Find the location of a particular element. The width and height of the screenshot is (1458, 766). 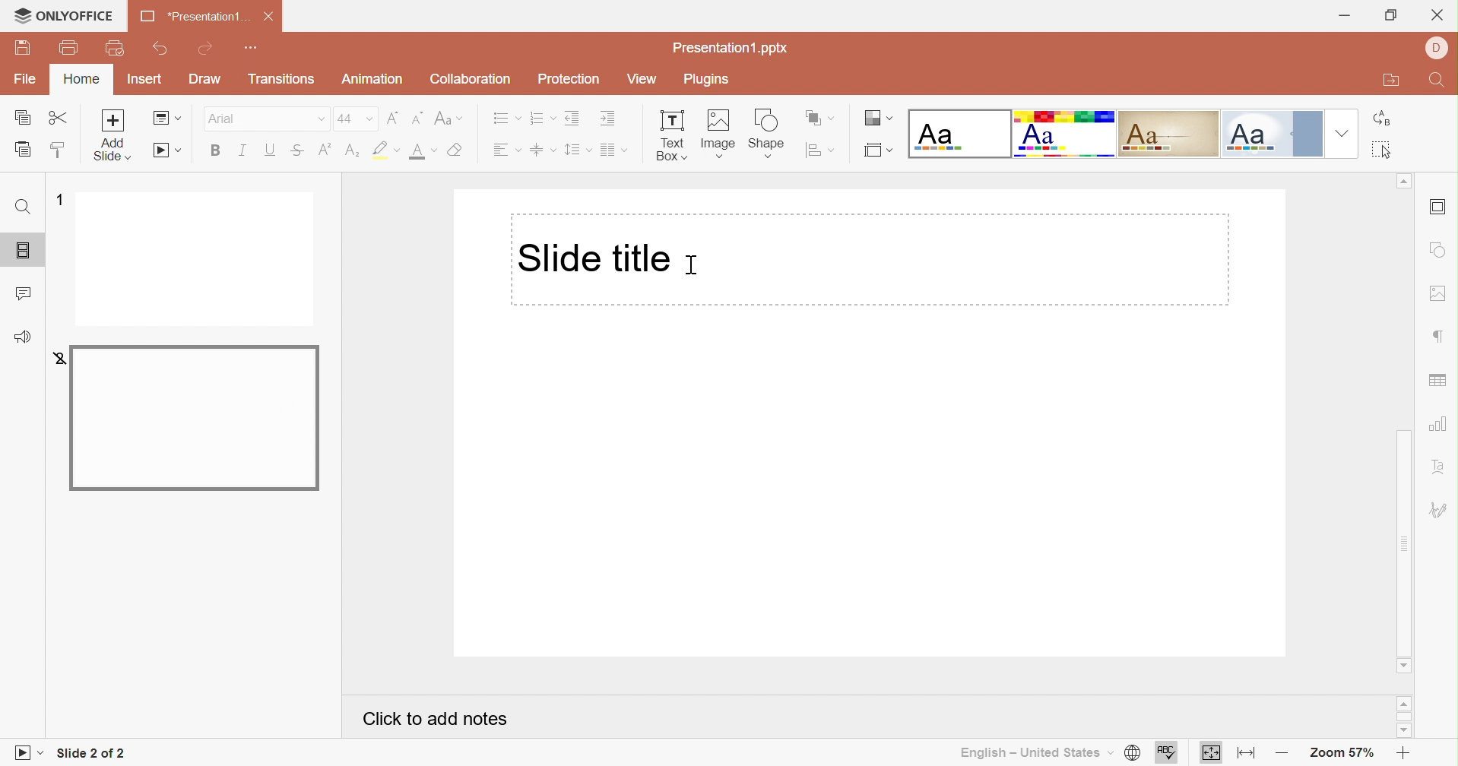

Scroll down is located at coordinates (1403, 666).